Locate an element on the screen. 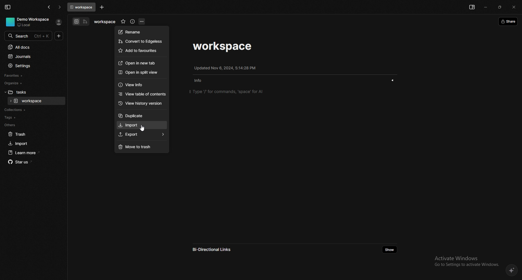  info is located at coordinates (133, 22).